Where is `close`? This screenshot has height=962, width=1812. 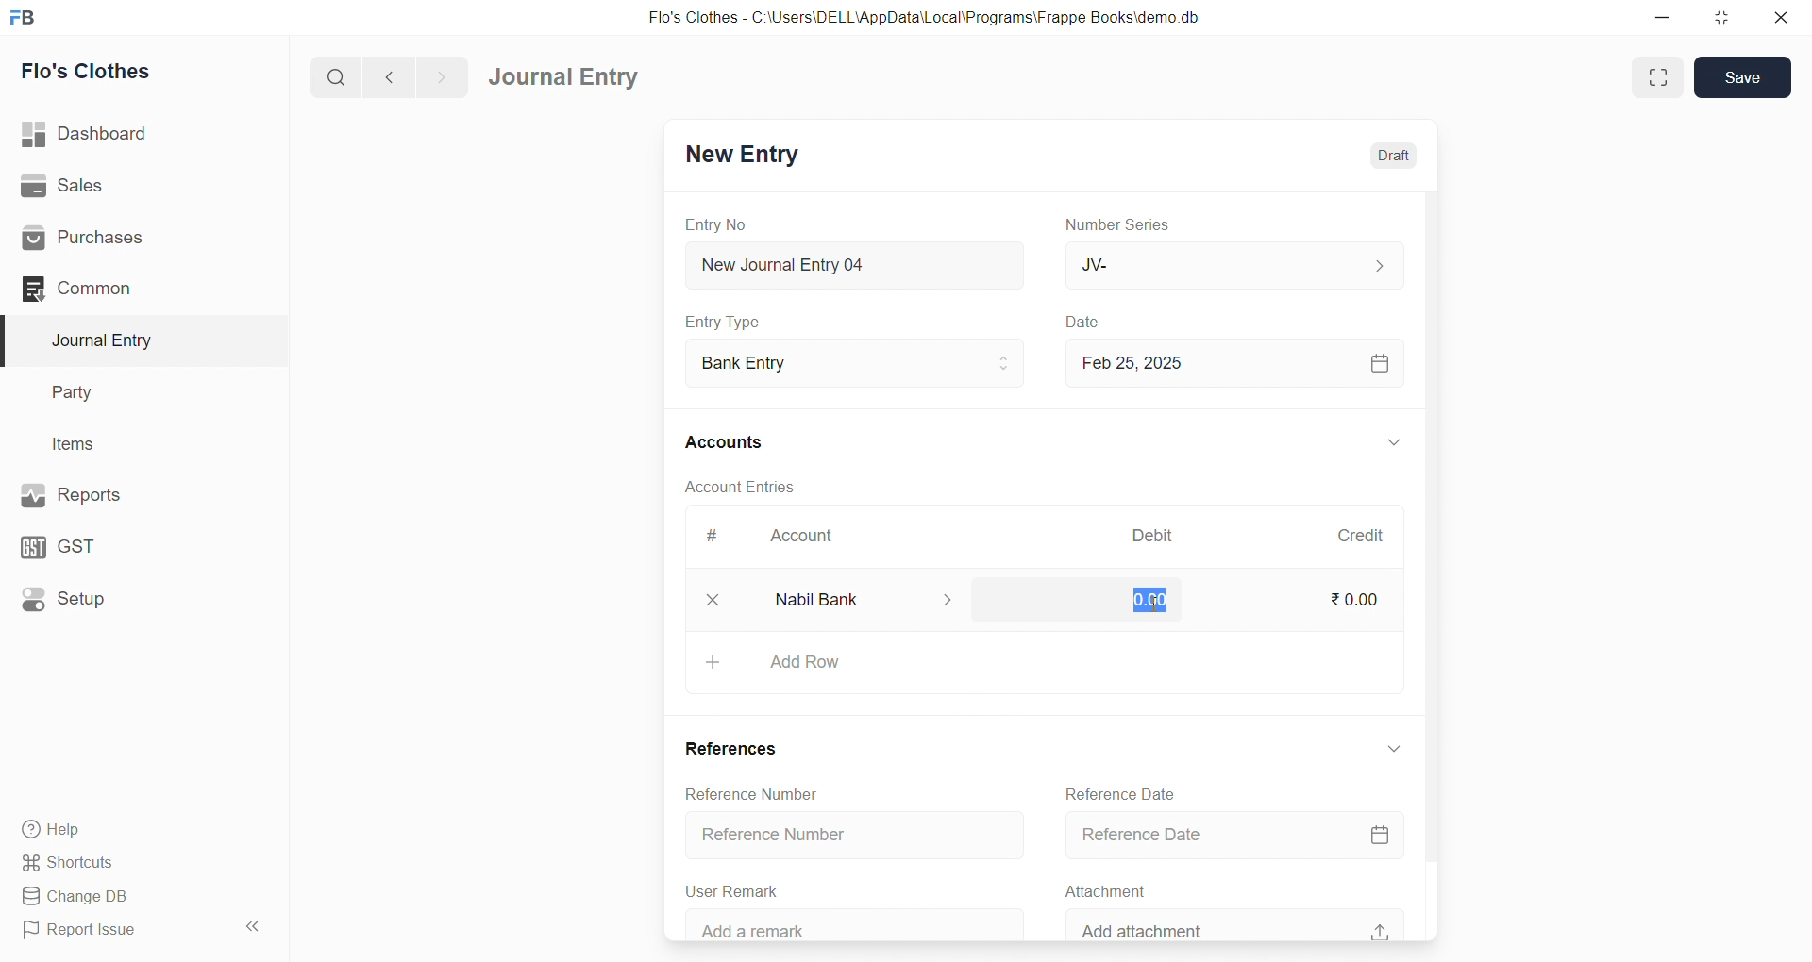 close is located at coordinates (703, 599).